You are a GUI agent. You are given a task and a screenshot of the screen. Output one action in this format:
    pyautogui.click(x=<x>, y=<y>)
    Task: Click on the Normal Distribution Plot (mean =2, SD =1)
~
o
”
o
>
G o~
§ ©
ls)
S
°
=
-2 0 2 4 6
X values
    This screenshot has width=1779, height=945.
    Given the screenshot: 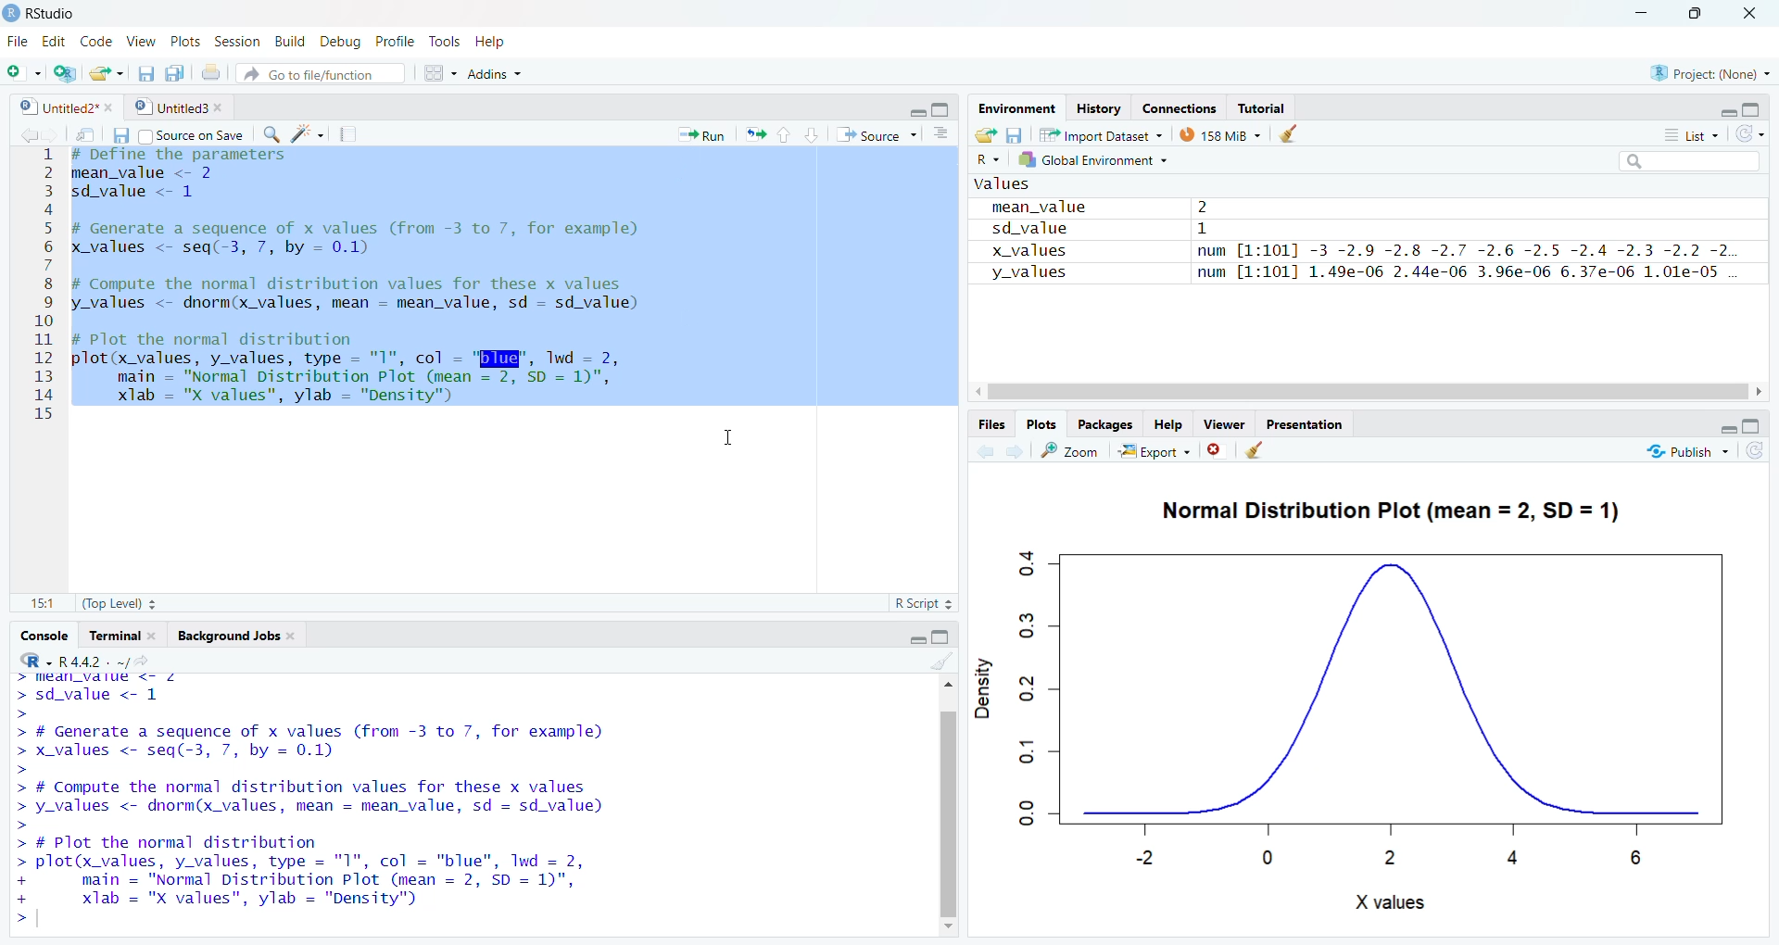 What is the action you would take?
    pyautogui.click(x=1365, y=693)
    